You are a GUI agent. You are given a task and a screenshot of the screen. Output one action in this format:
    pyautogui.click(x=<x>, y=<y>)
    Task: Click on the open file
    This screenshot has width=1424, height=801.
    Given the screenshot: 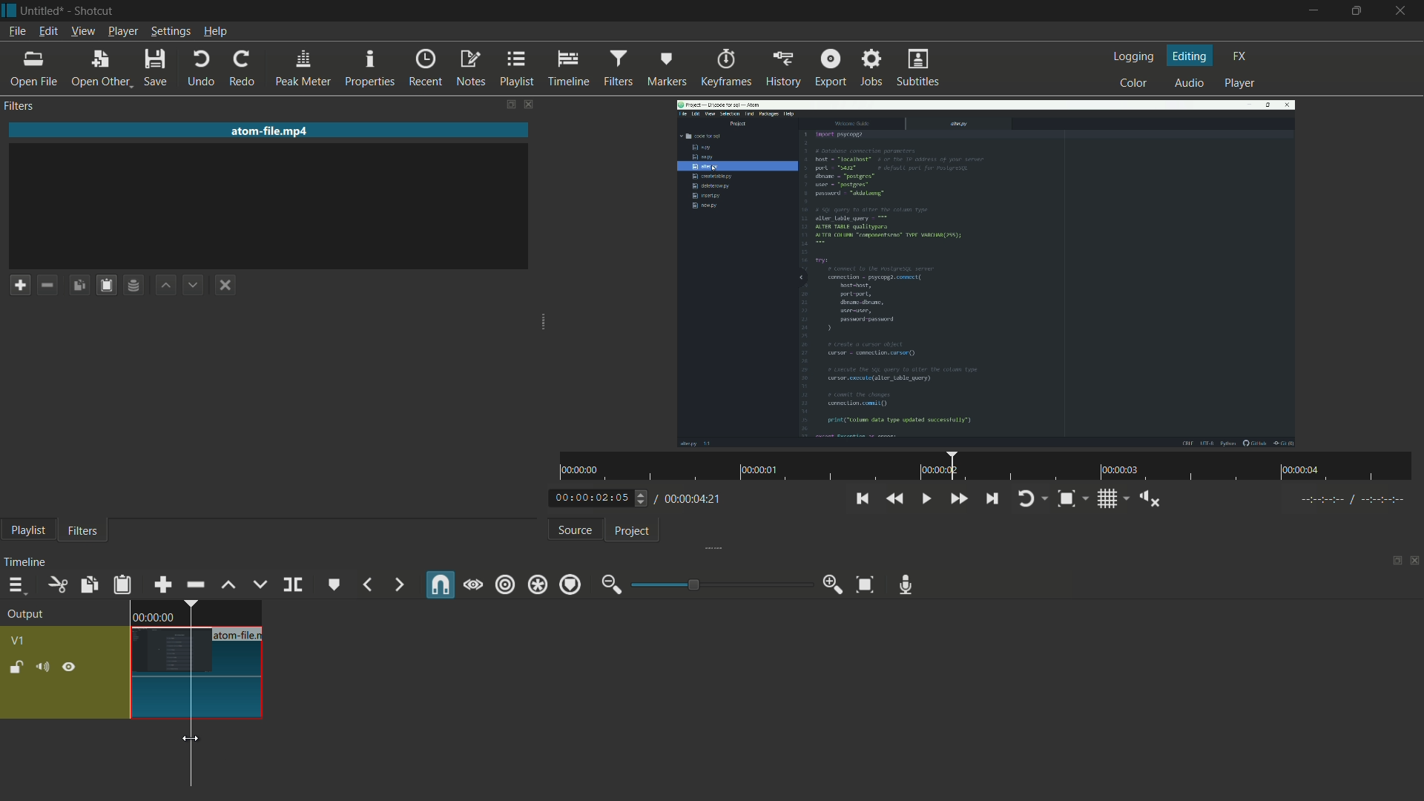 What is the action you would take?
    pyautogui.click(x=33, y=69)
    